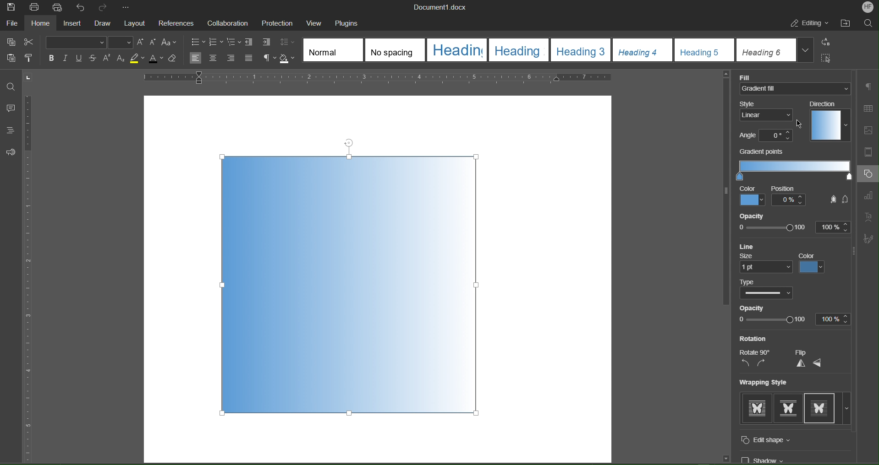 The image size is (879, 465). Describe the element at coordinates (178, 22) in the screenshot. I see `References` at that location.